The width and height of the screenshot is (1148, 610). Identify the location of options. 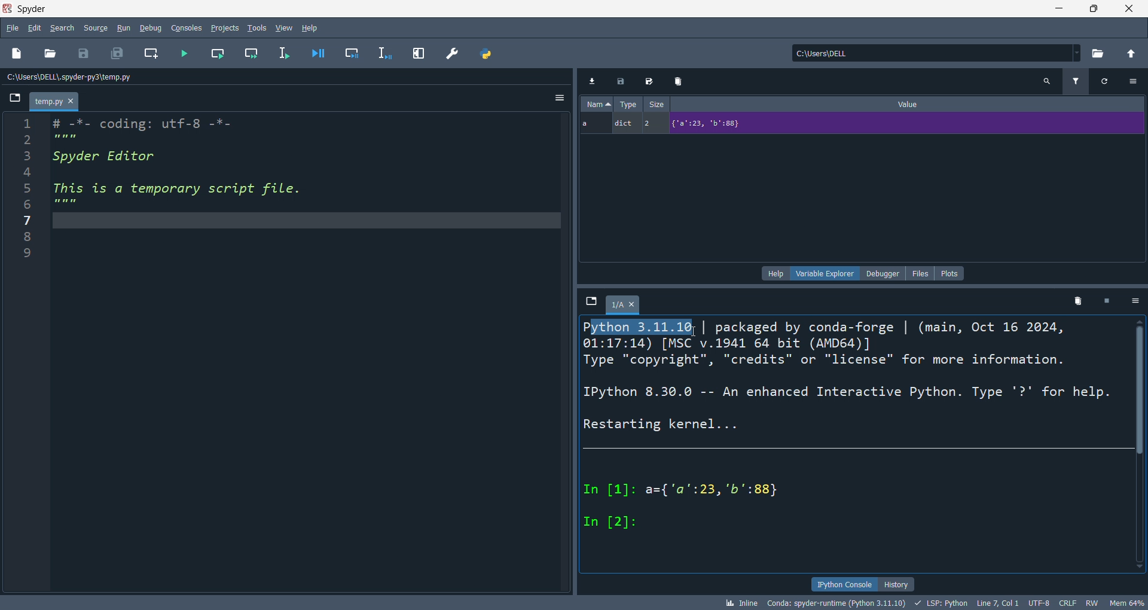
(1137, 301).